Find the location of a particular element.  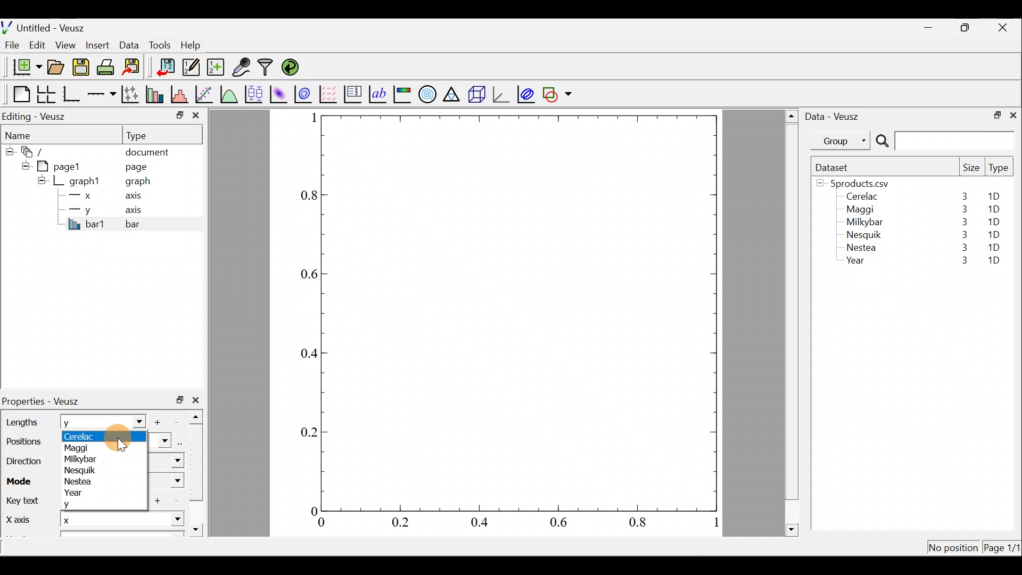

Fit a function to data is located at coordinates (205, 93).